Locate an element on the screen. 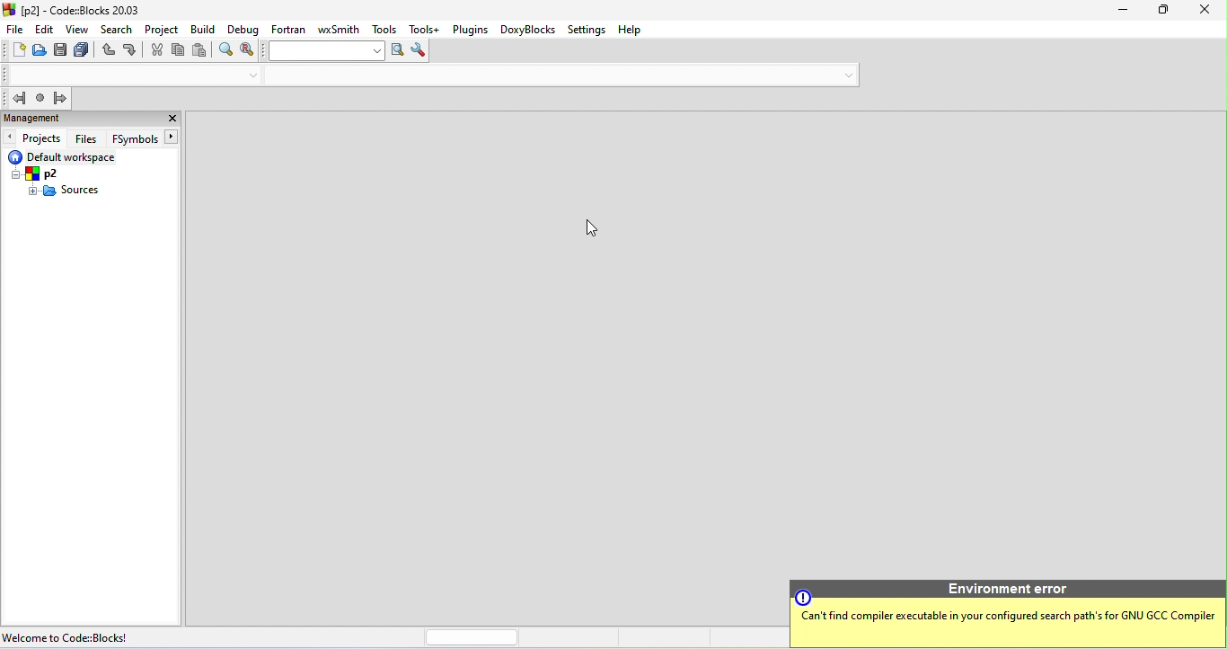 This screenshot has height=649, width=1227. settings is located at coordinates (587, 29).